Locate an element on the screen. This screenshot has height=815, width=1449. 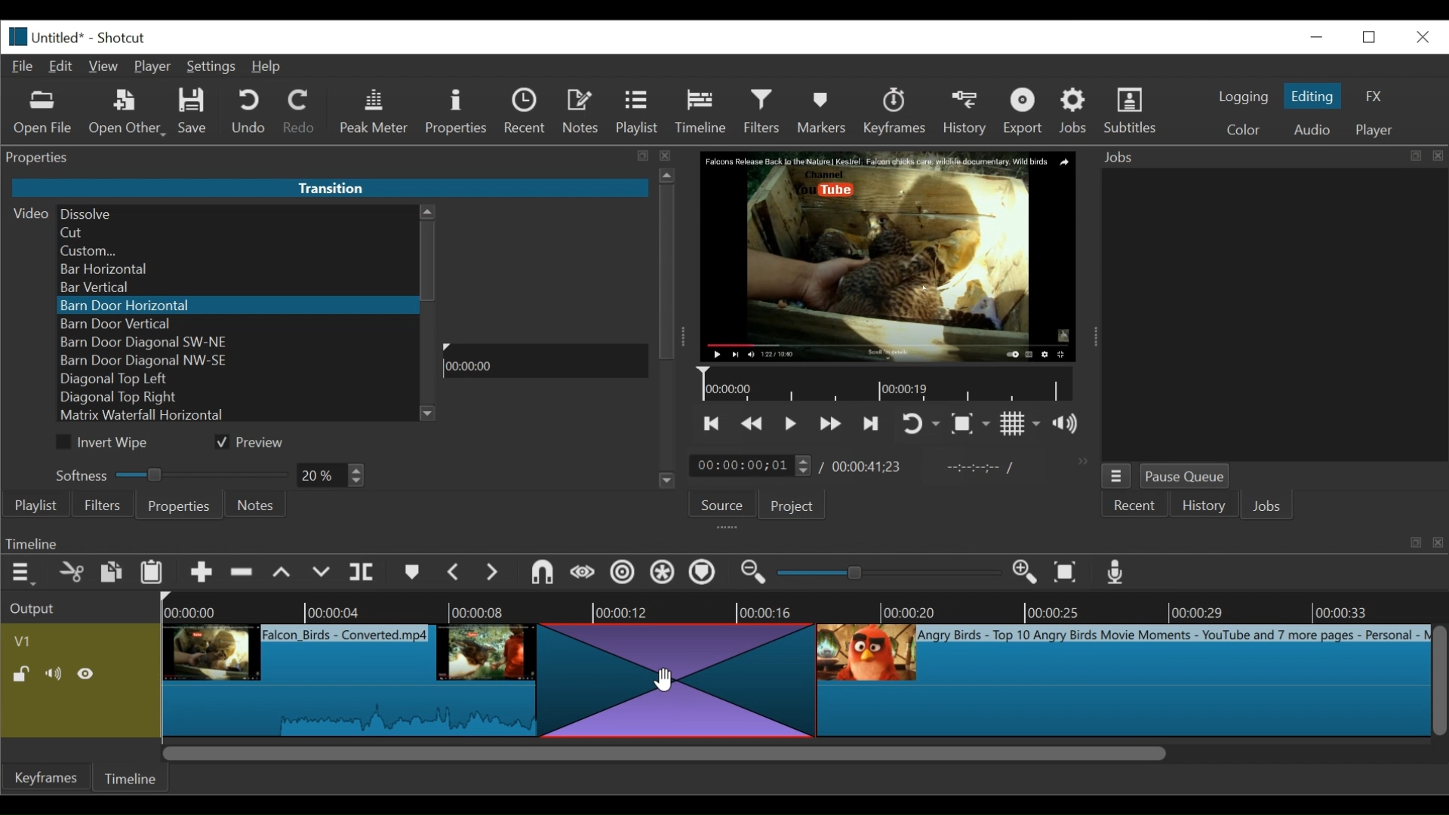
Previous Marker is located at coordinates (454, 573).